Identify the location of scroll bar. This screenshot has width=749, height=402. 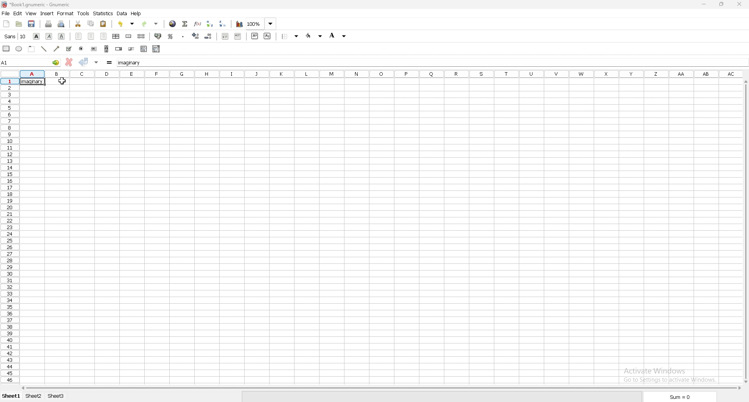
(381, 388).